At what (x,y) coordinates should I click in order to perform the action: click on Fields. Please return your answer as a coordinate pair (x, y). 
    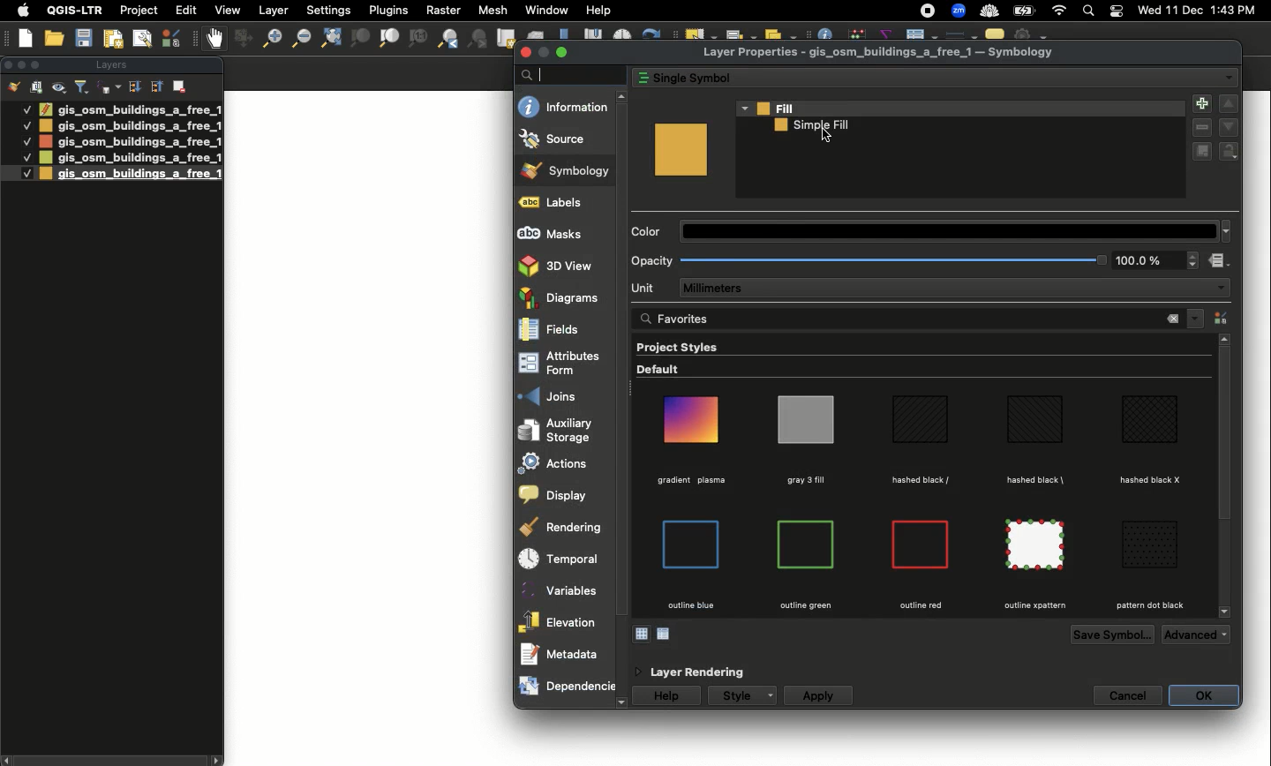
    Looking at the image, I should click on (564, 329).